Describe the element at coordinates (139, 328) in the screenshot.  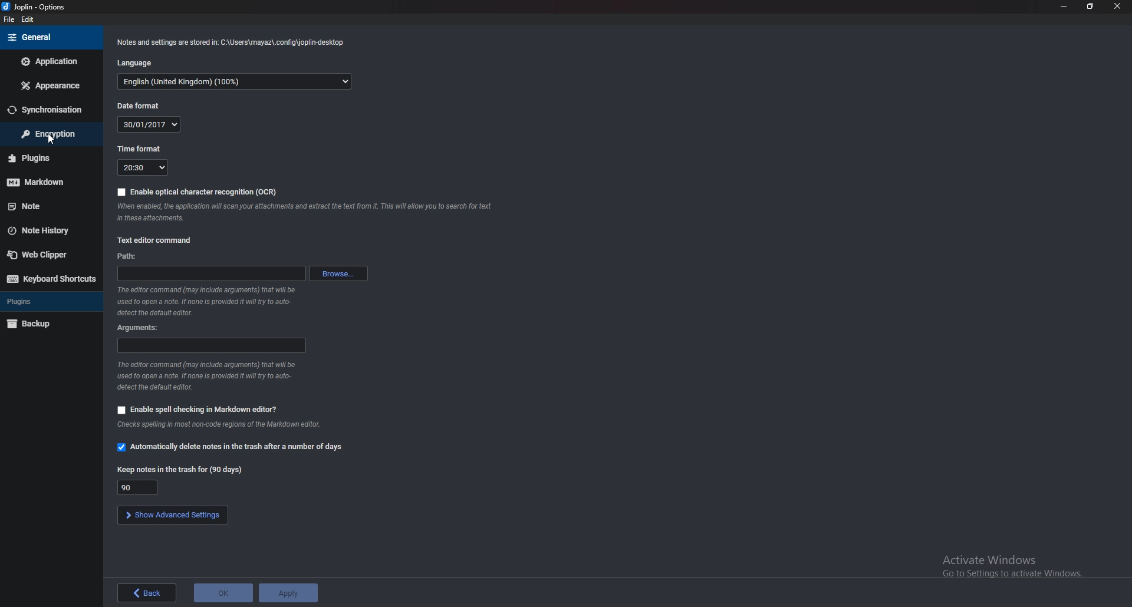
I see `arguments` at that location.